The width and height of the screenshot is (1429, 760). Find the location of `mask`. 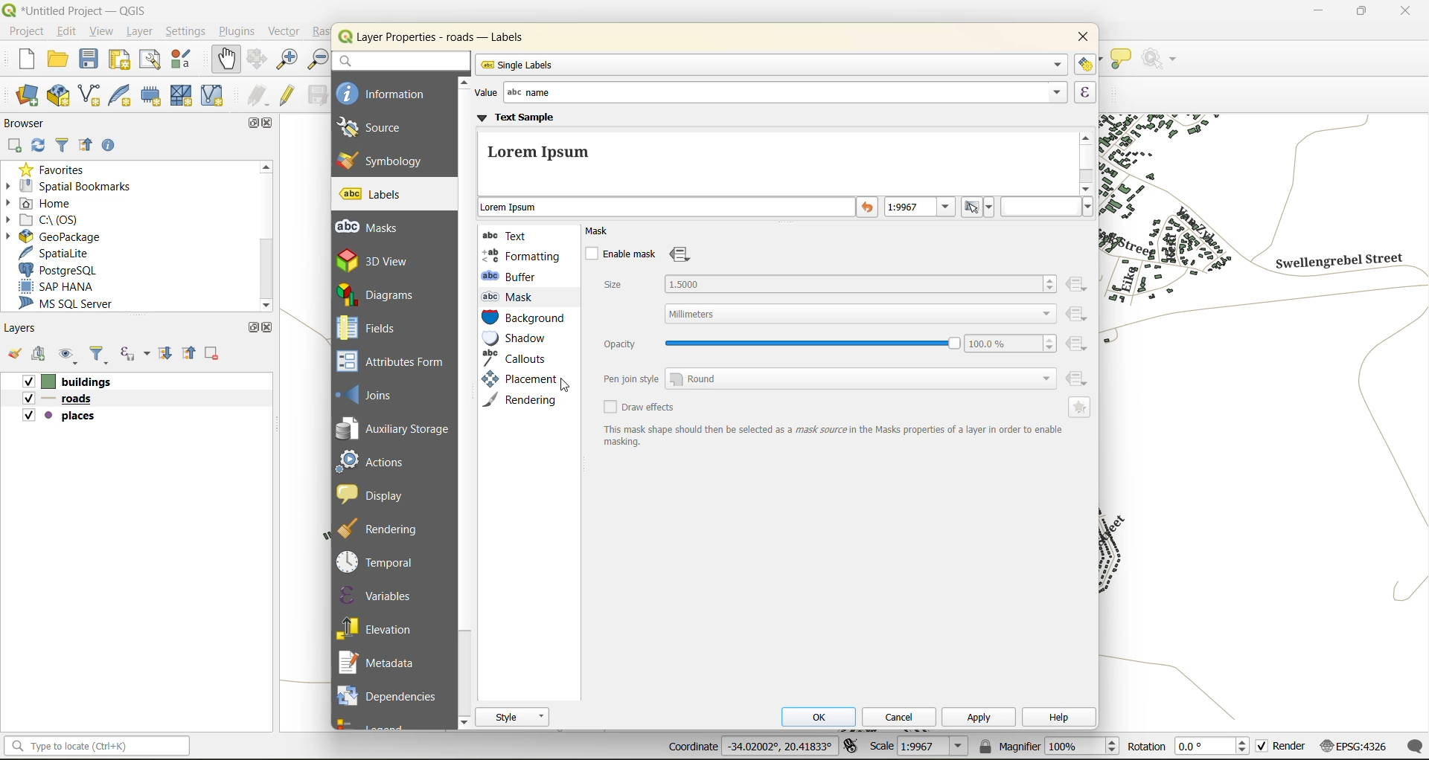

mask is located at coordinates (512, 297).